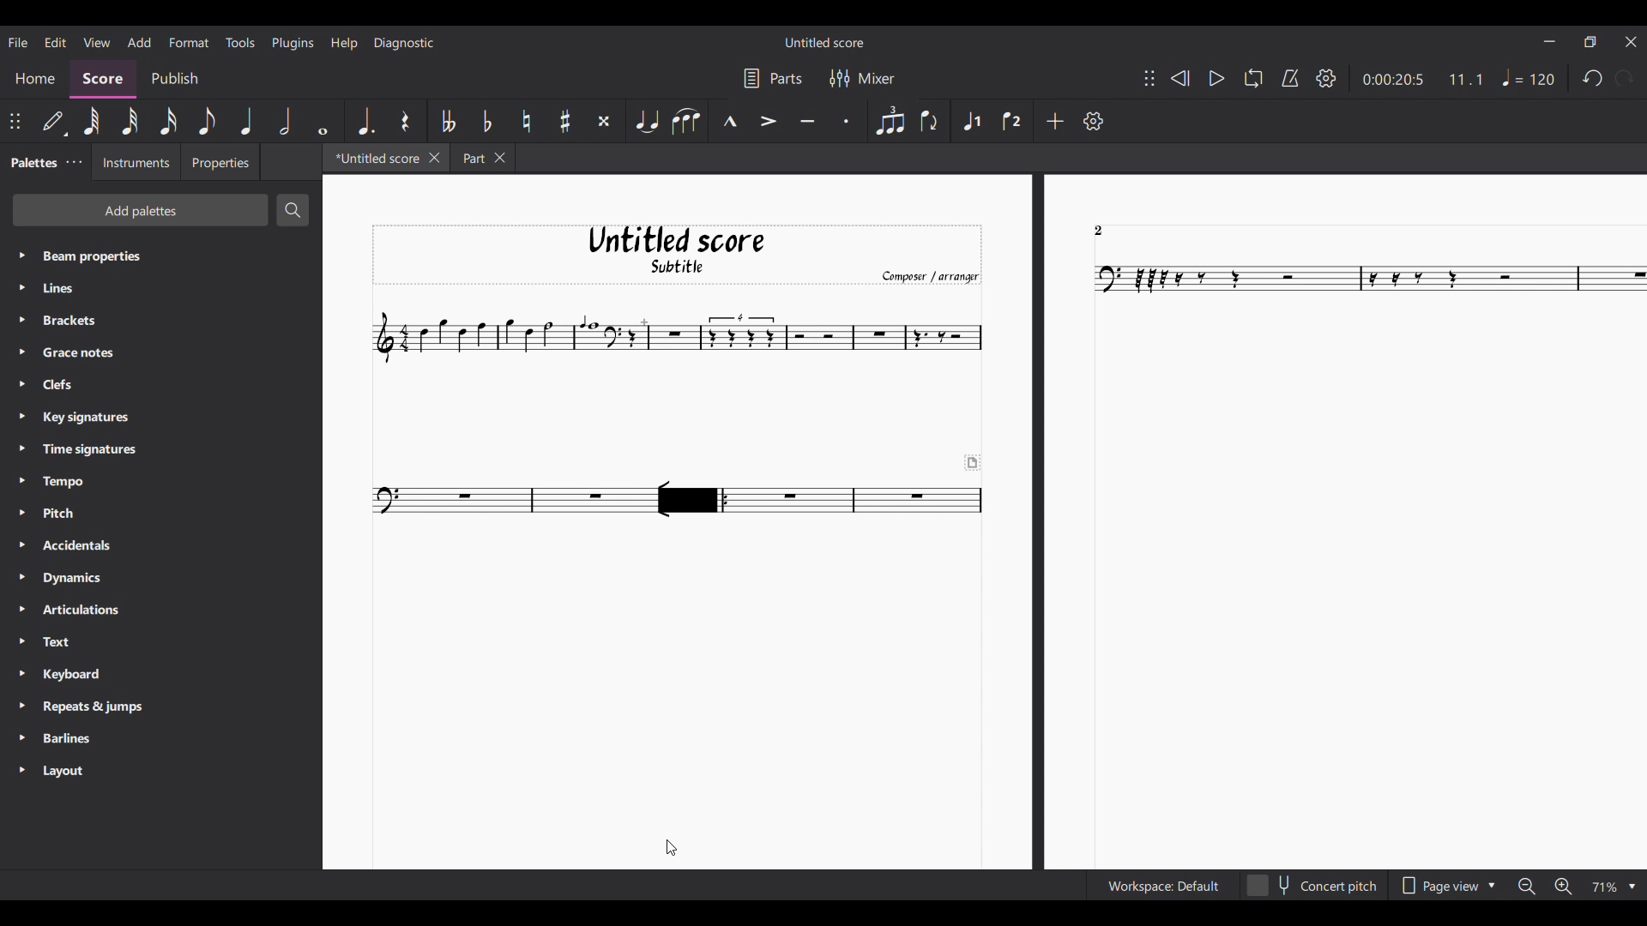 Image resolution: width=1647 pixels, height=926 pixels. Describe the element at coordinates (1149, 78) in the screenshot. I see `Change position of toolbar` at that location.